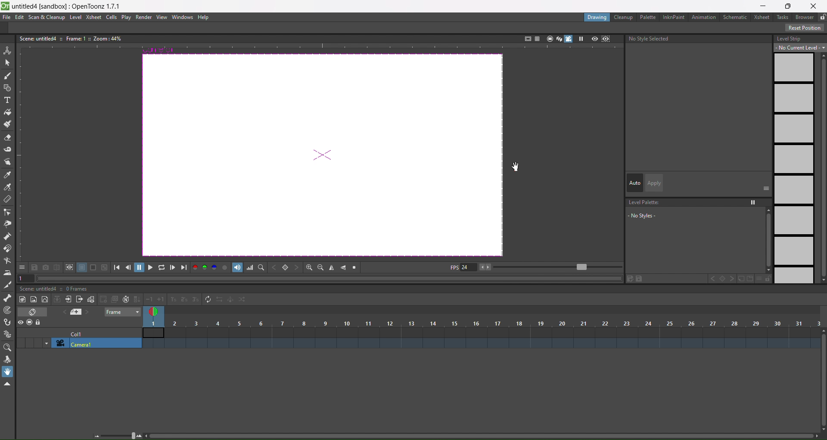 This screenshot has width=827, height=440. I want to click on apply, so click(654, 183).